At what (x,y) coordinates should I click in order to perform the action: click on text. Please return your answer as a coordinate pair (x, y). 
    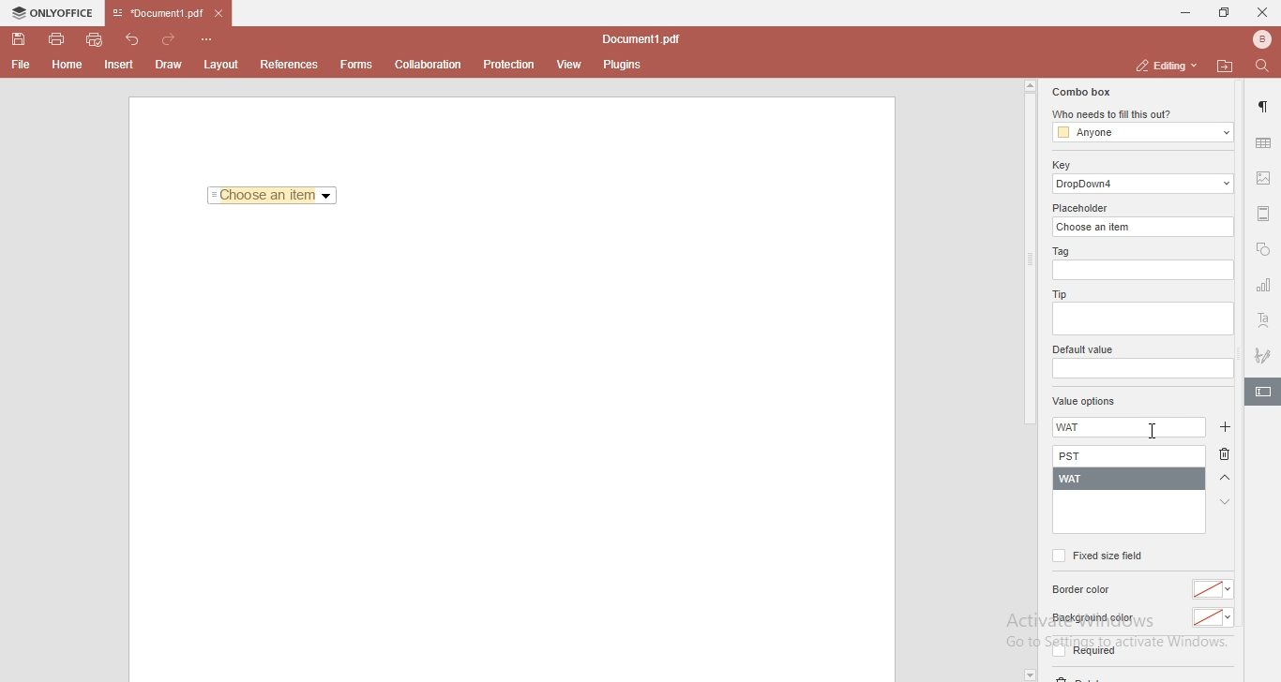
    Looking at the image, I should click on (1264, 321).